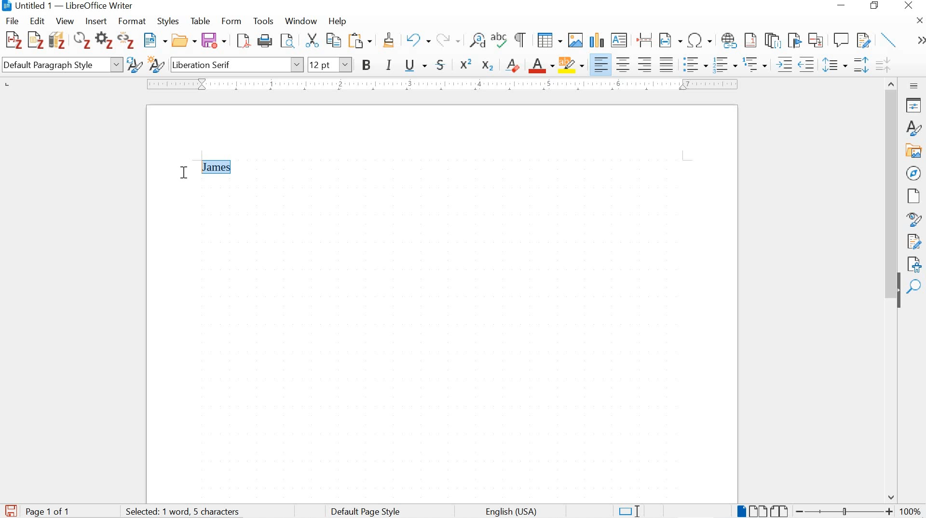 The image size is (926, 518). What do you see at coordinates (521, 40) in the screenshot?
I see `toggle formatting marks` at bounding box center [521, 40].